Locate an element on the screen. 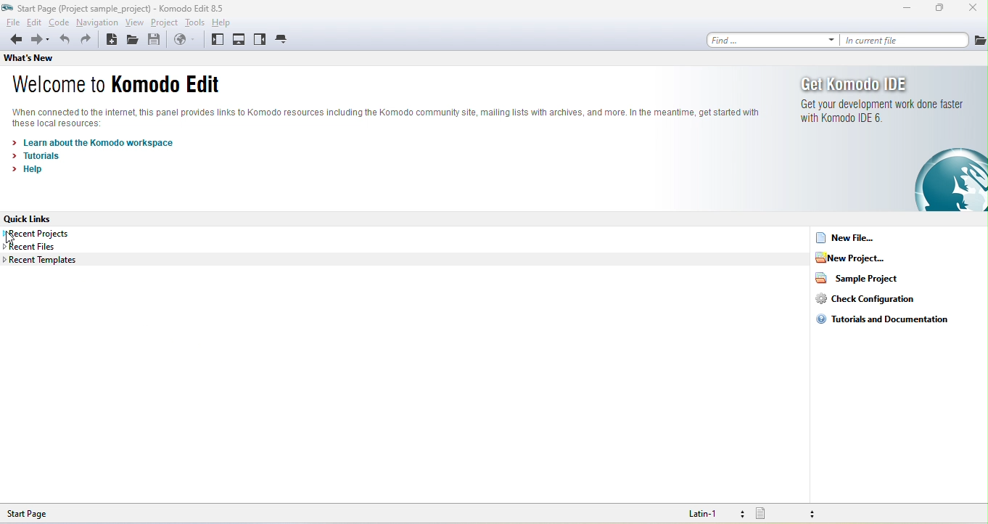 This screenshot has height=524, width=988. recent file is located at coordinates (48, 245).